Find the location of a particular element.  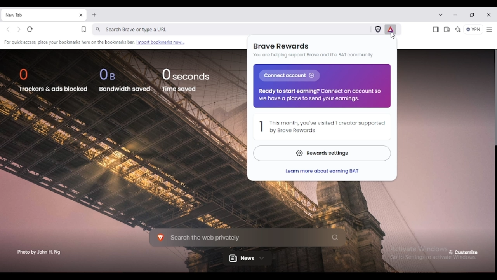

bookmark this tab is located at coordinates (84, 30).